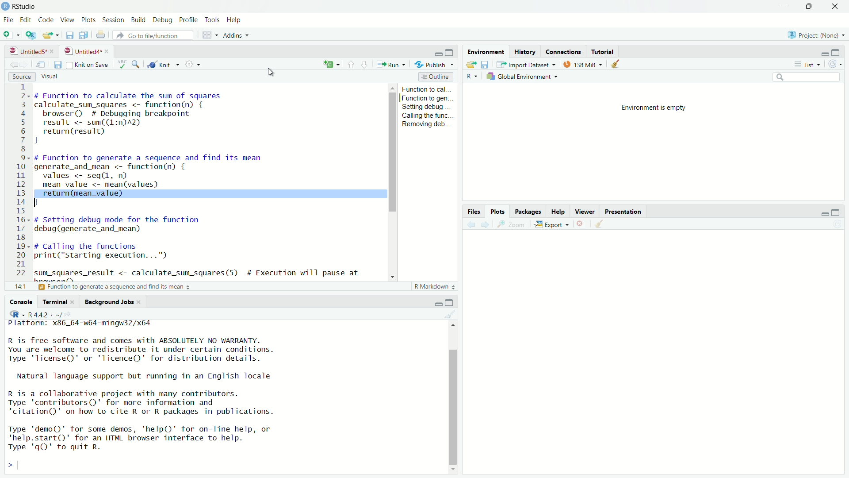  I want to click on move down, so click(454, 470).